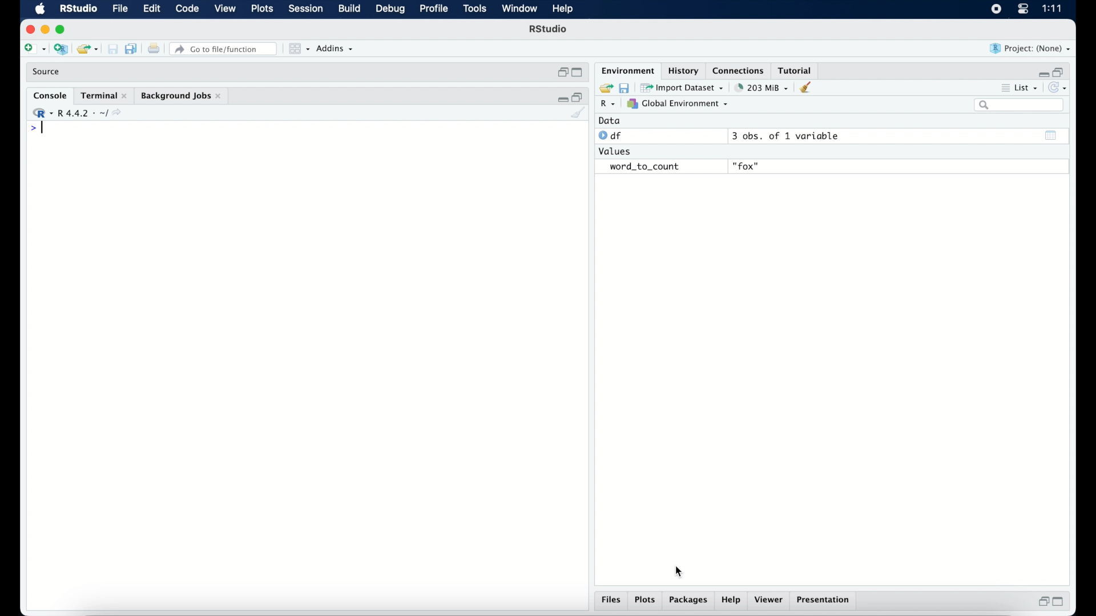  I want to click on screen recorder, so click(996, 10).